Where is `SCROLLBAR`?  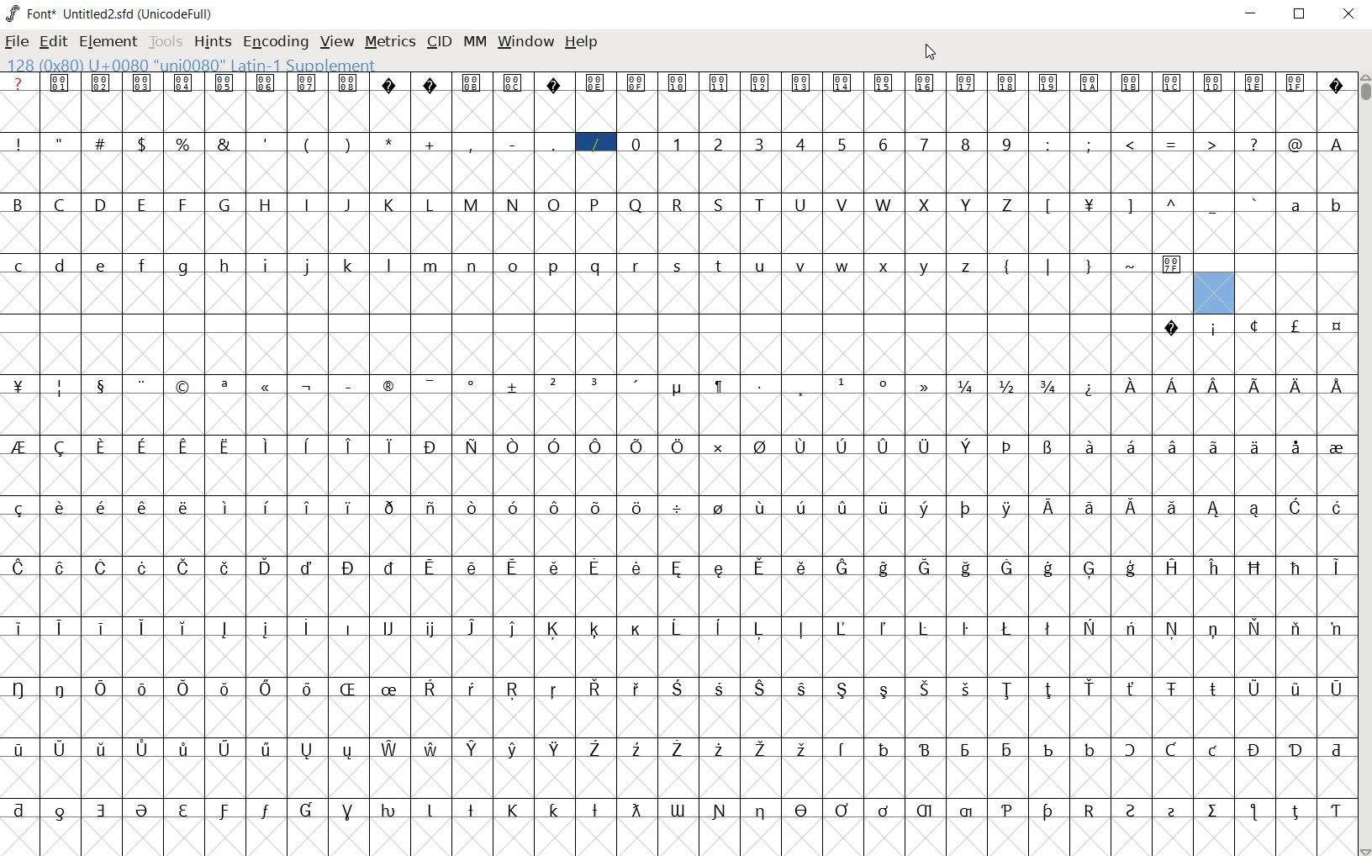
SCROLLBAR is located at coordinates (1364, 465).